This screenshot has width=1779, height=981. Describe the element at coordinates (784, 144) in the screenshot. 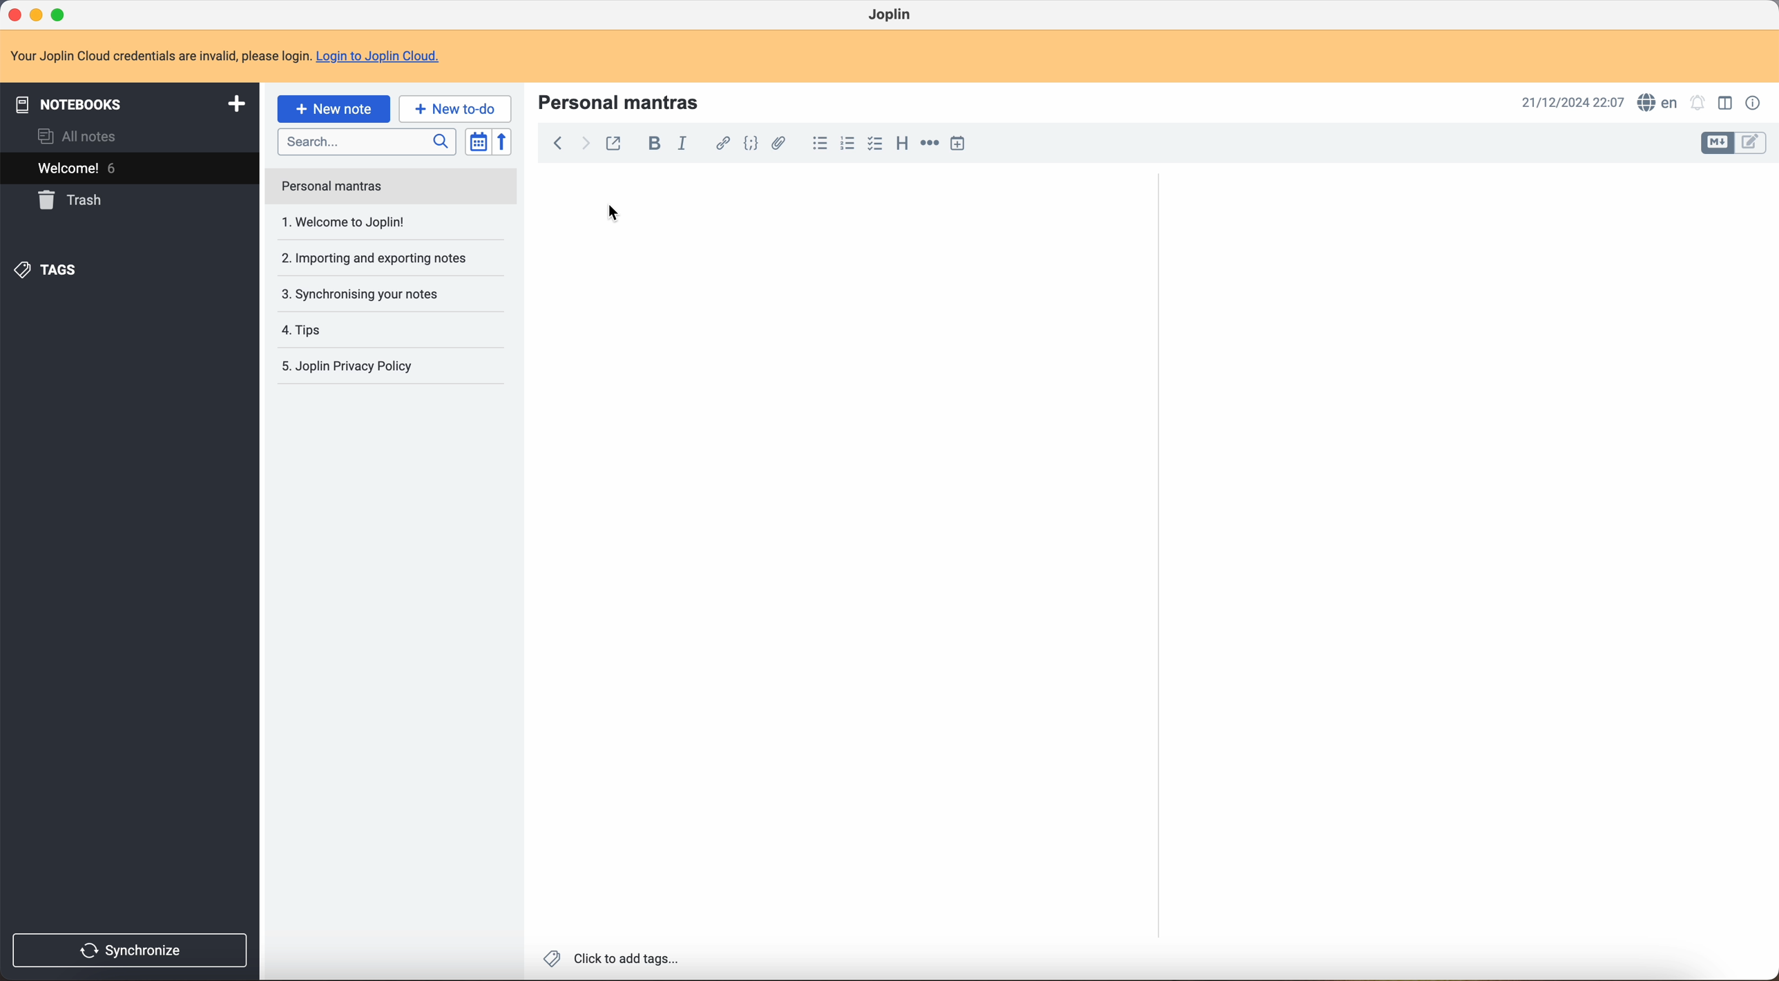

I see `attach file` at that location.